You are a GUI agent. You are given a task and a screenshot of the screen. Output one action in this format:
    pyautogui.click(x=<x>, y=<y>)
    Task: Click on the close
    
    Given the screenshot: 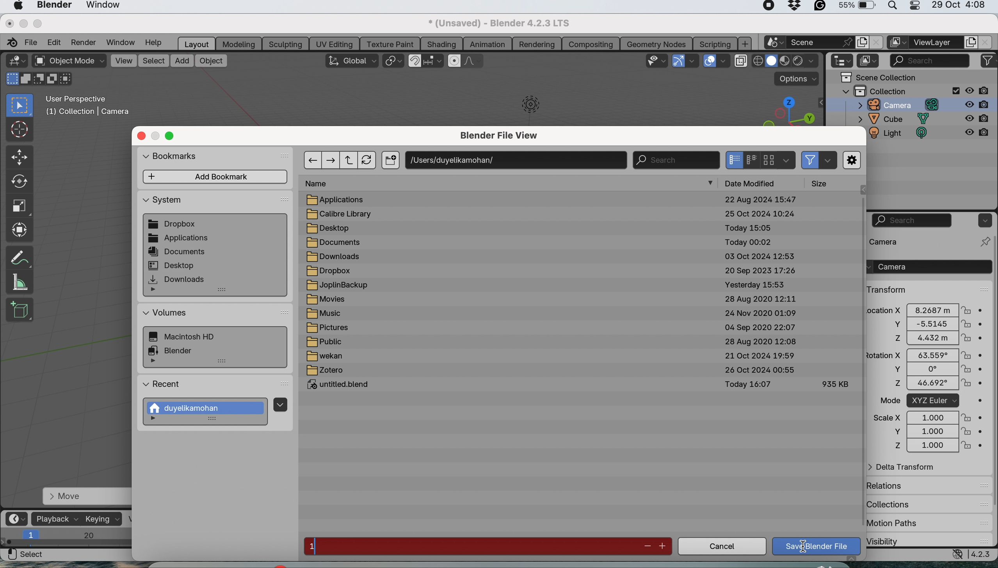 What is the action you would take?
    pyautogui.click(x=9, y=23)
    